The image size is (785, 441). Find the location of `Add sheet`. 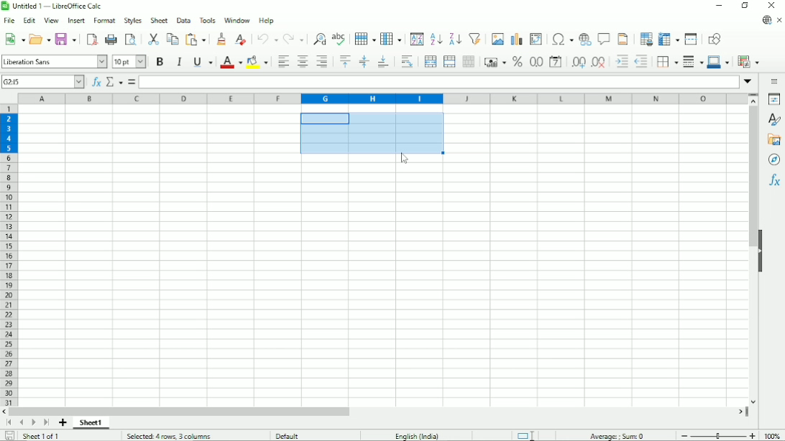

Add sheet is located at coordinates (63, 423).